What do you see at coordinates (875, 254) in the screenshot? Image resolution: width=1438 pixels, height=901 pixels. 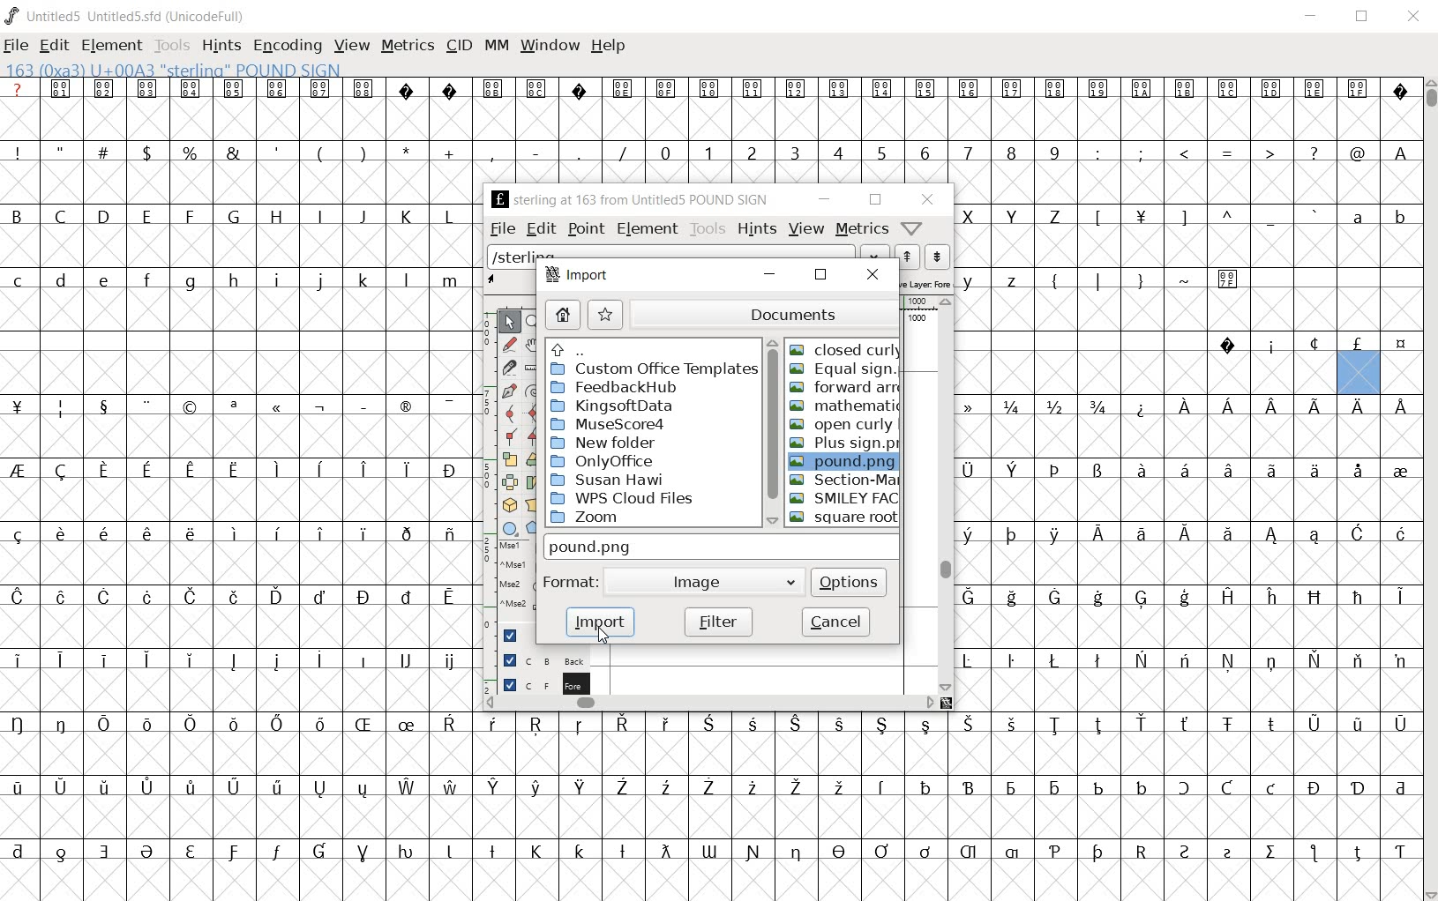 I see `load word list` at bounding box center [875, 254].